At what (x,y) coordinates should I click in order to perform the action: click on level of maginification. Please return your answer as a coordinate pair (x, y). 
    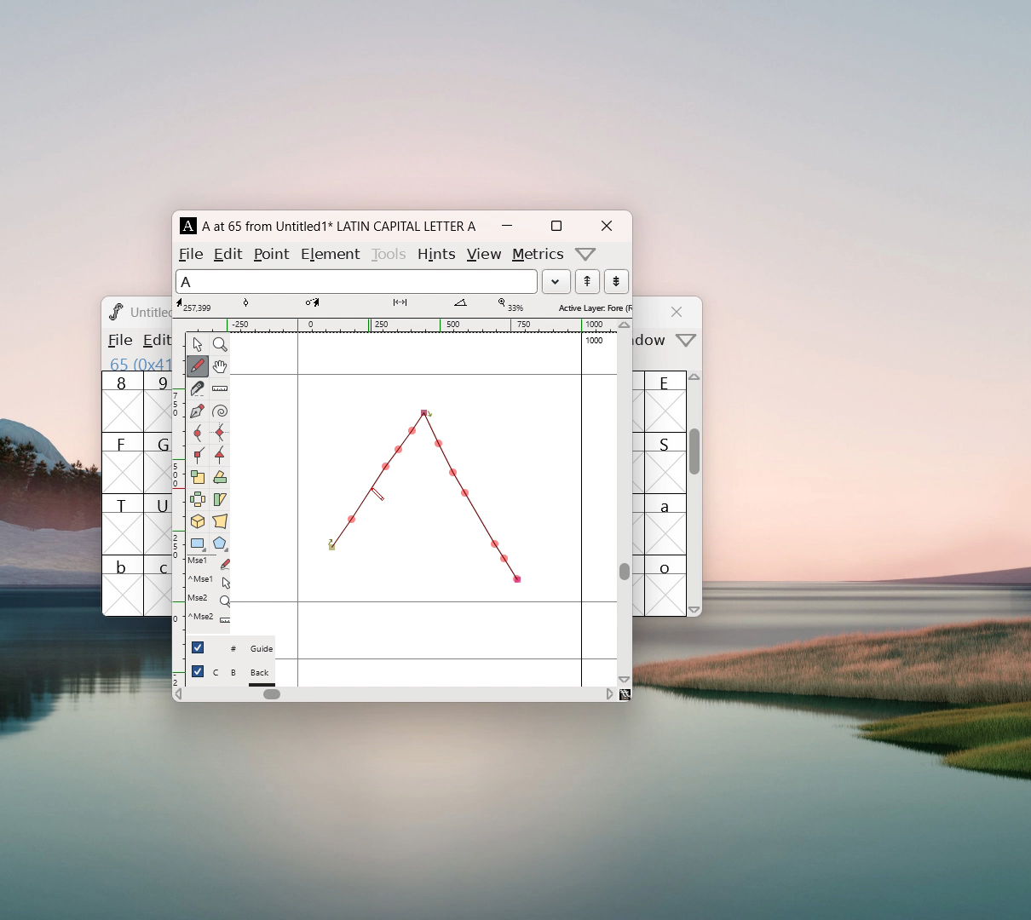
    Looking at the image, I should click on (510, 305).